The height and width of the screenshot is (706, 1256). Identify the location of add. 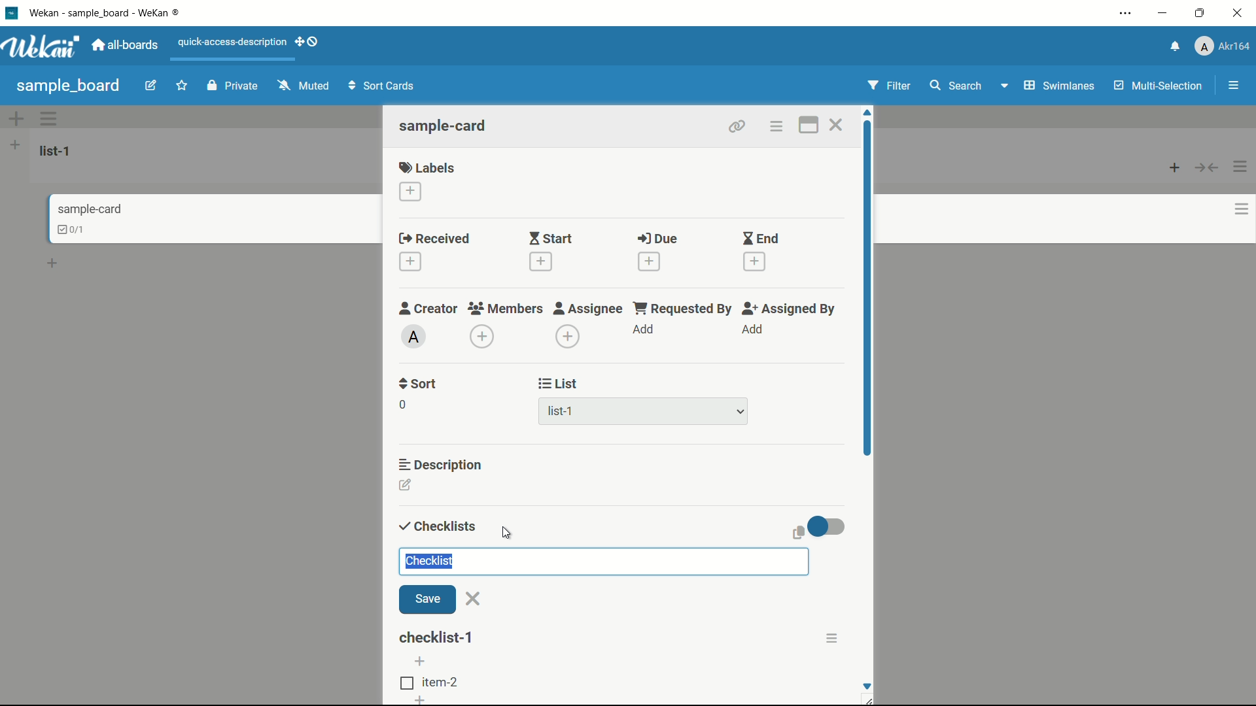
(752, 329).